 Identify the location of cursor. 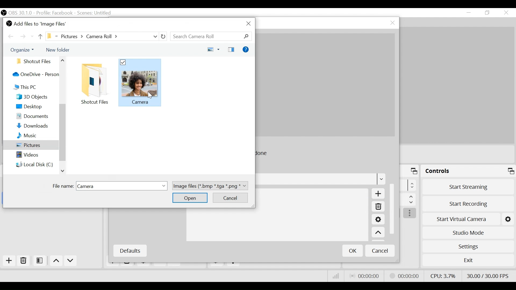
(149, 96).